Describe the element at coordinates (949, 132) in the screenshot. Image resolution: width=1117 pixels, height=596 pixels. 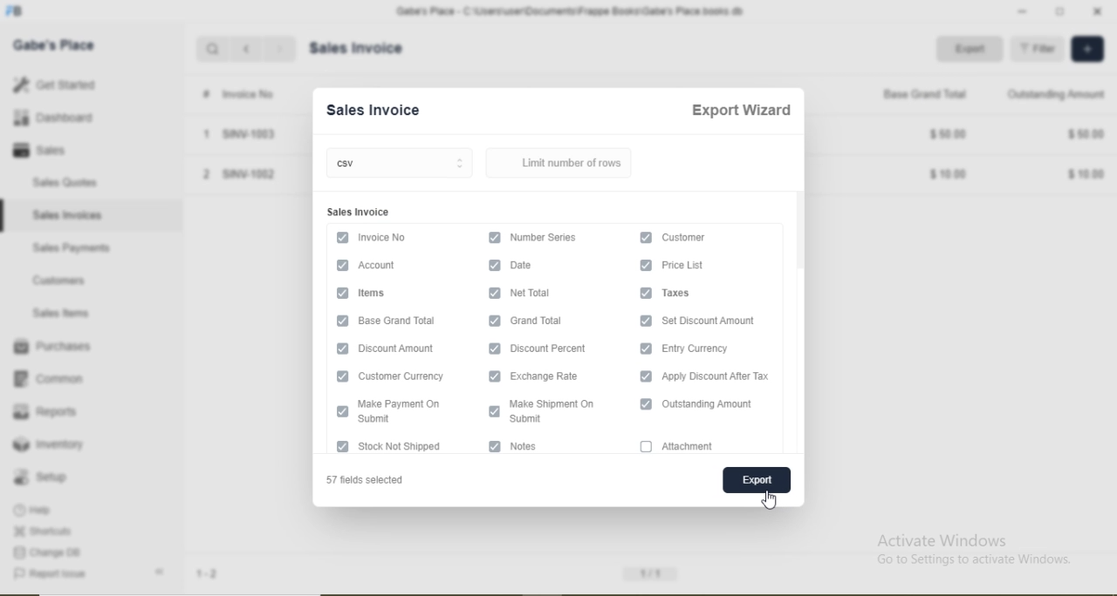
I see `$5000` at that location.